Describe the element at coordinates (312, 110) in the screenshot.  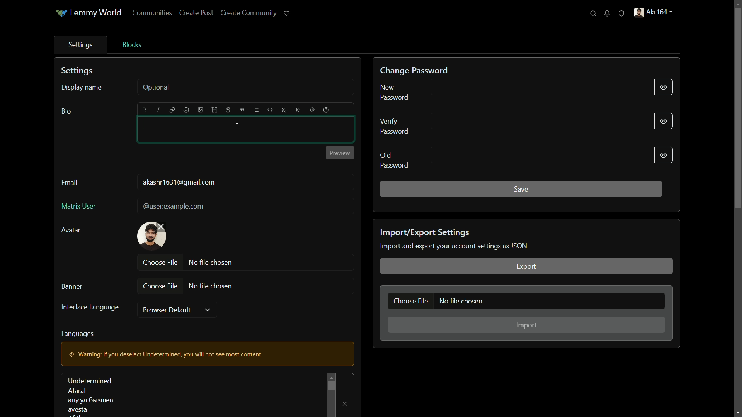
I see `spoiler` at that location.